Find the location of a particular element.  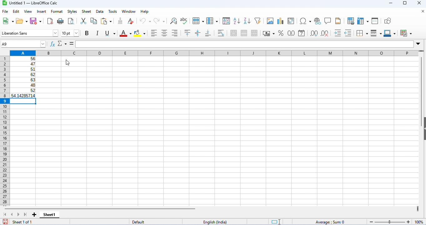

background color is located at coordinates (140, 33).